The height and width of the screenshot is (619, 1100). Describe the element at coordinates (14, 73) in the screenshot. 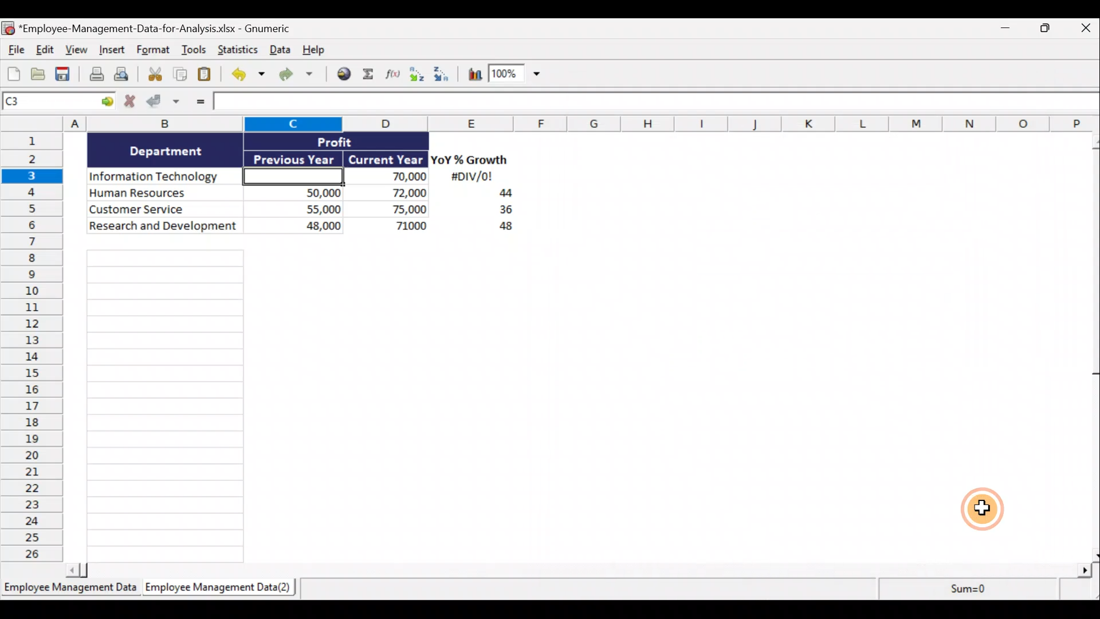

I see `Create new workbook` at that location.